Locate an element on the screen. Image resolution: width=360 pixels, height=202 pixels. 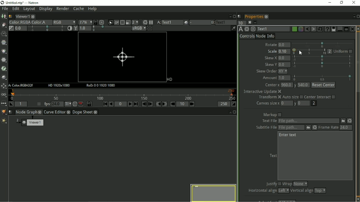
Vertical scrollbar is located at coordinates (358, 64).